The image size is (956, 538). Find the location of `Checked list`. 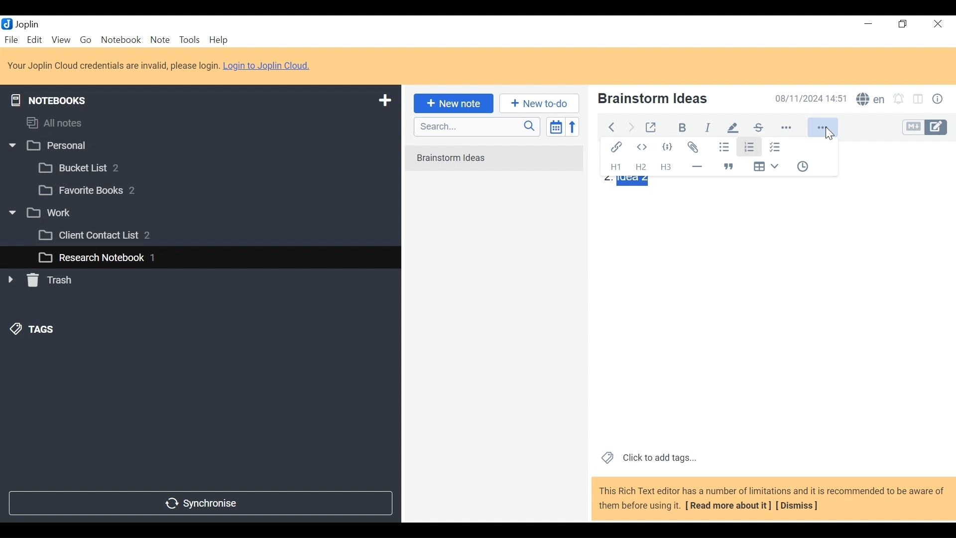

Checked list is located at coordinates (776, 147).